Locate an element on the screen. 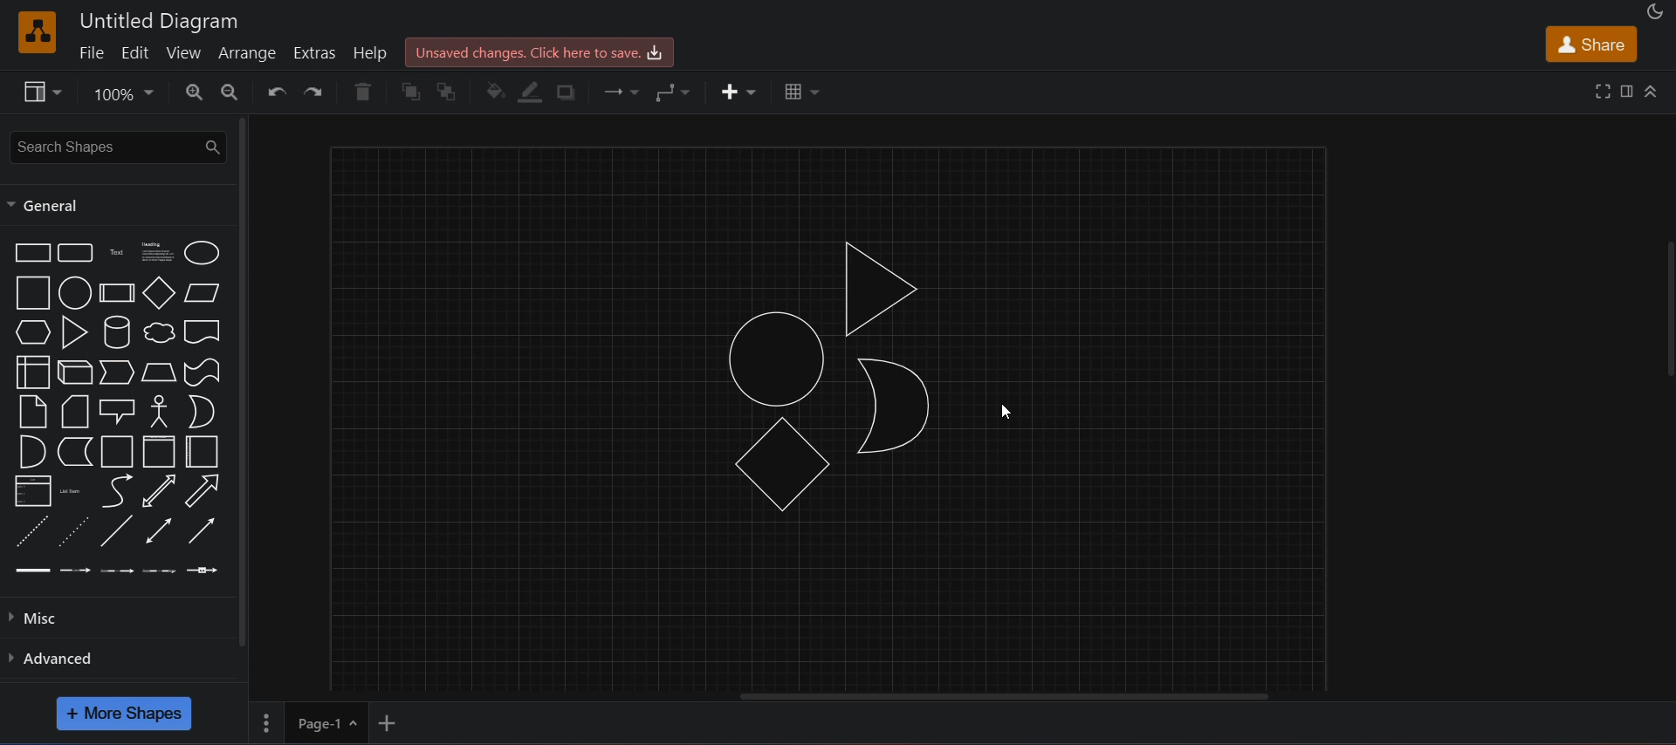 The width and height of the screenshot is (1676, 745). format is located at coordinates (1627, 91).